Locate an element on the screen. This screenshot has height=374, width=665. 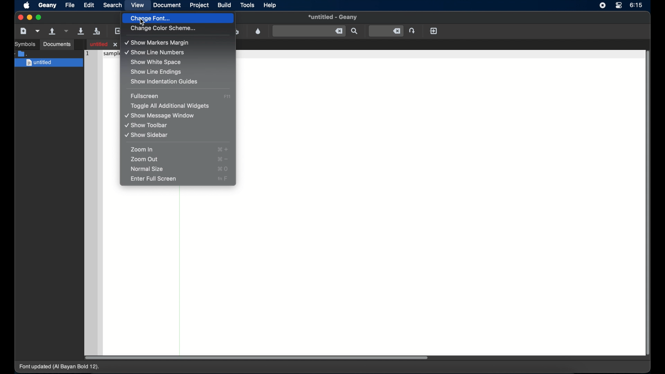
untitled is located at coordinates (333, 18).